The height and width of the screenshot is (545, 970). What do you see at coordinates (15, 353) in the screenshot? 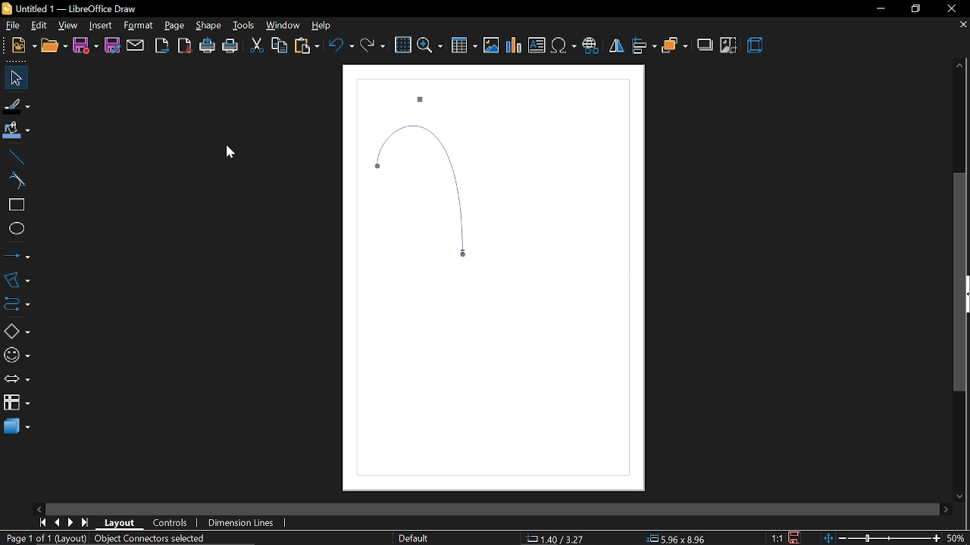
I see `symbol shapes` at bounding box center [15, 353].